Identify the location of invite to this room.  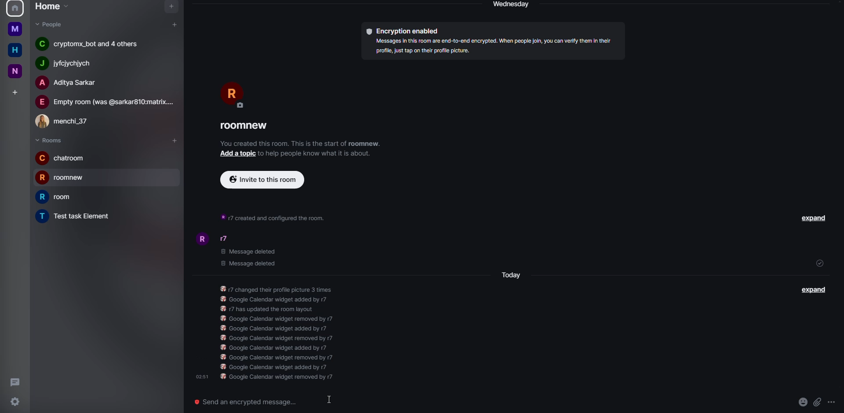
(262, 180).